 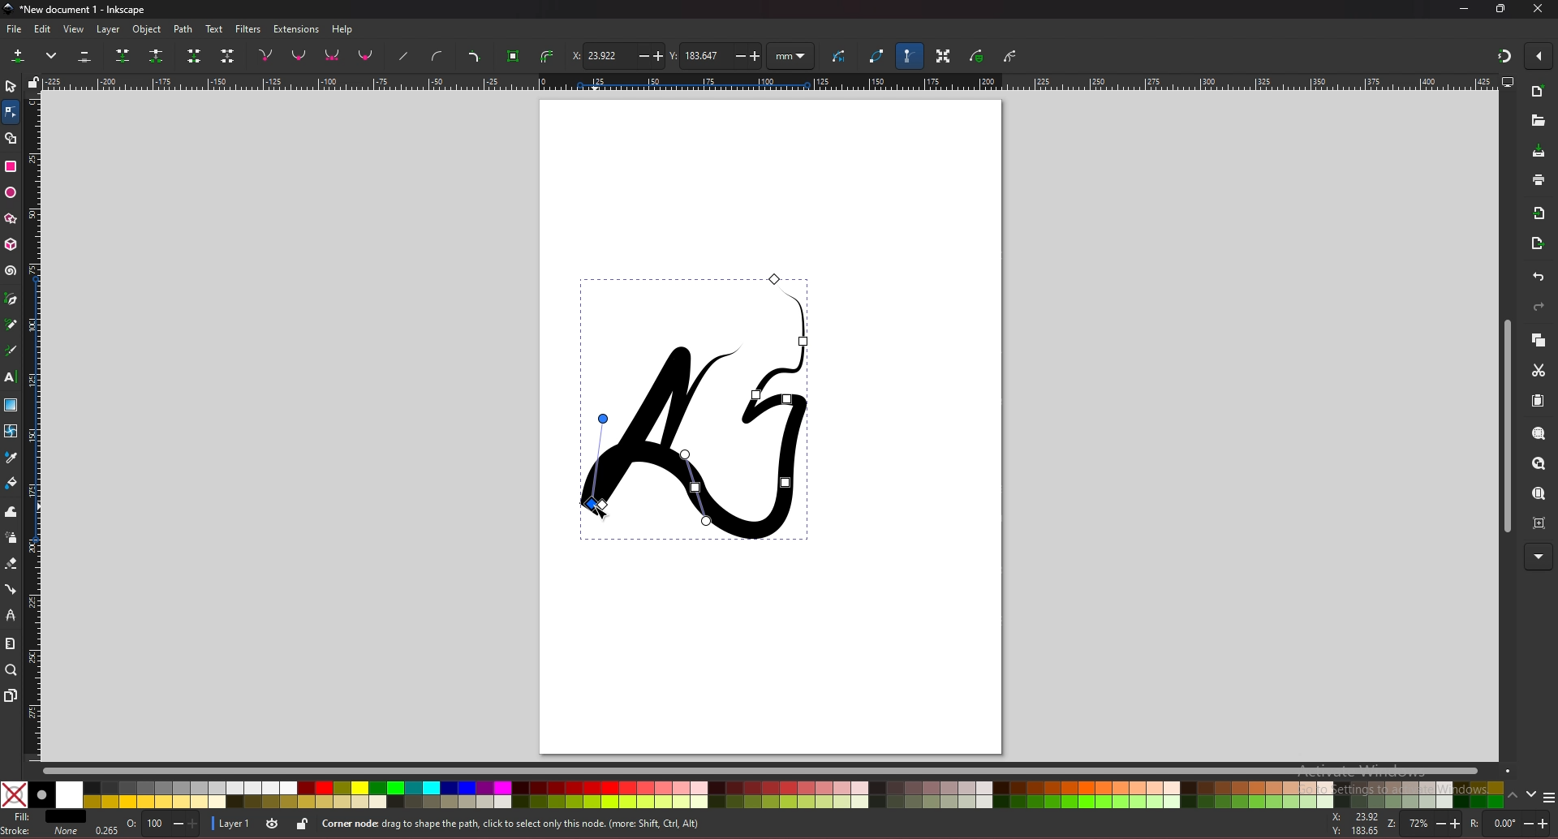 What do you see at coordinates (1538, 401) in the screenshot?
I see `paste` at bounding box center [1538, 401].